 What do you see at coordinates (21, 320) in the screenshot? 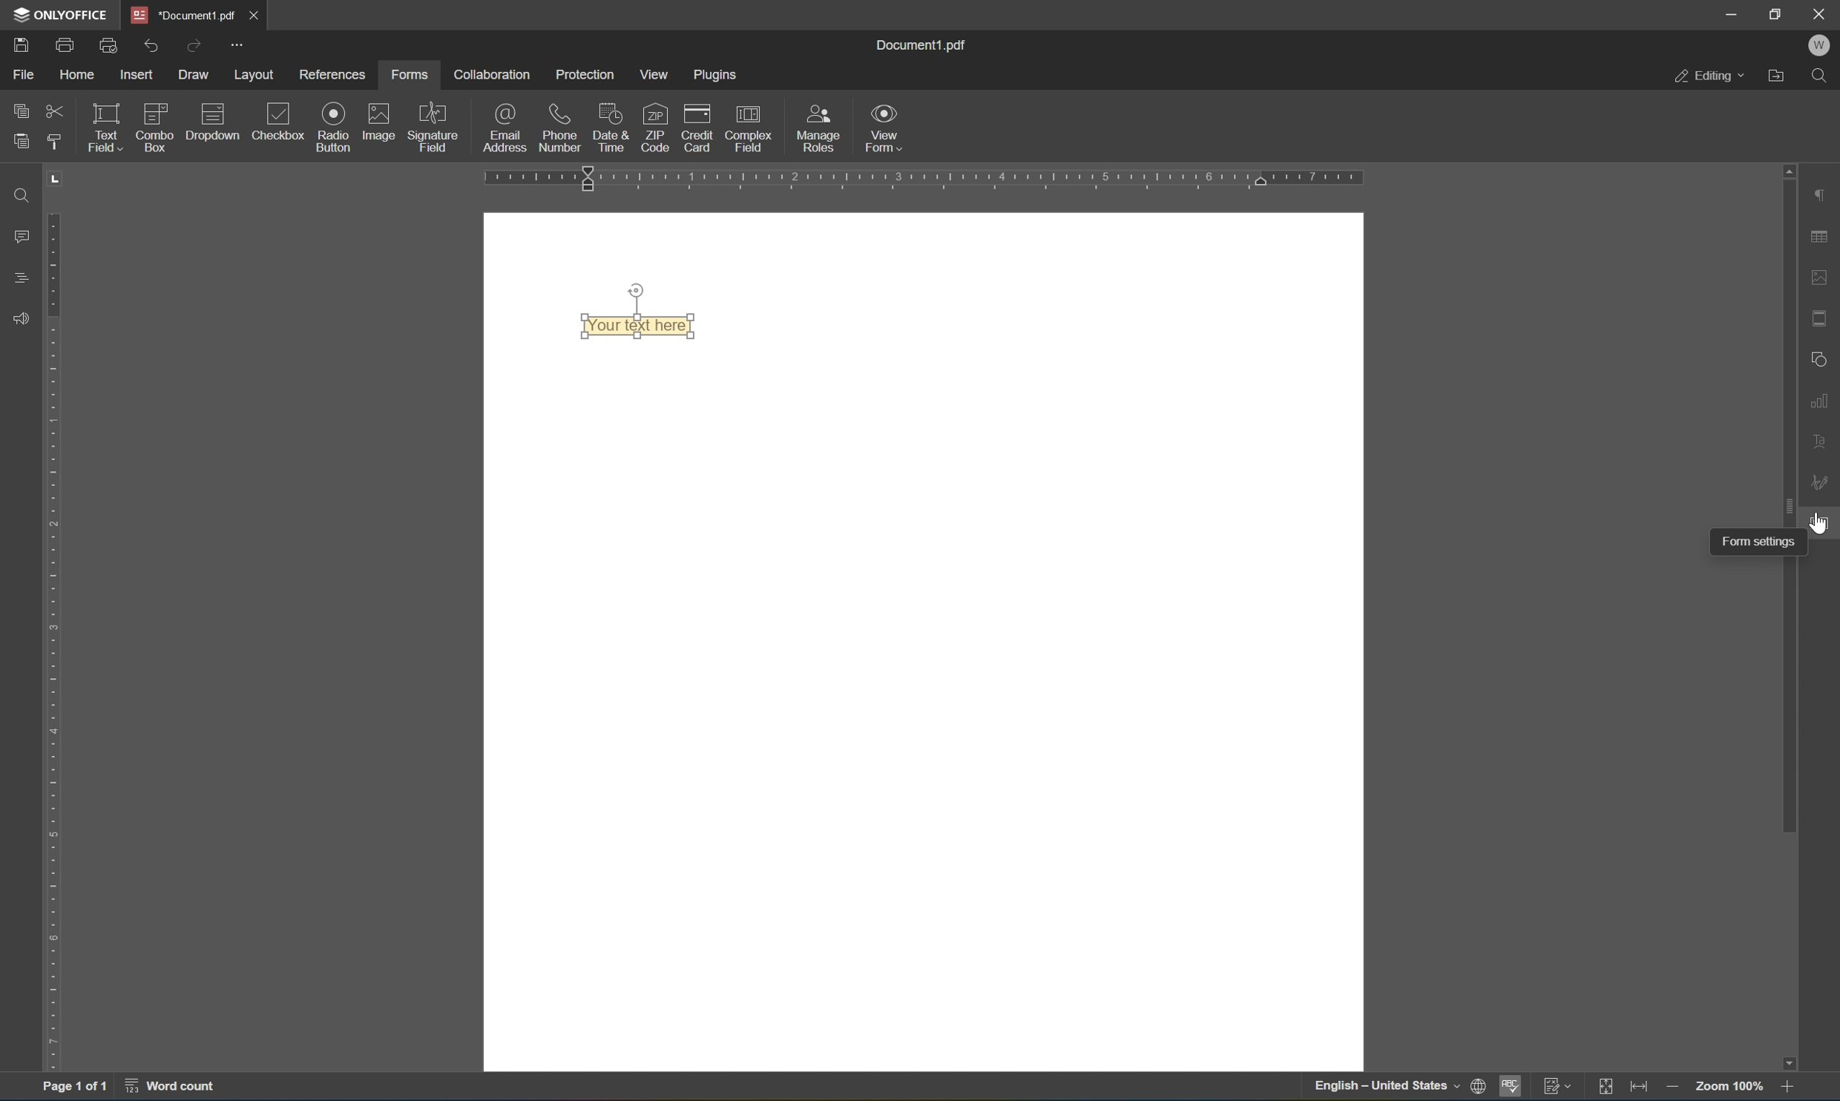
I see `feedback and support` at bounding box center [21, 320].